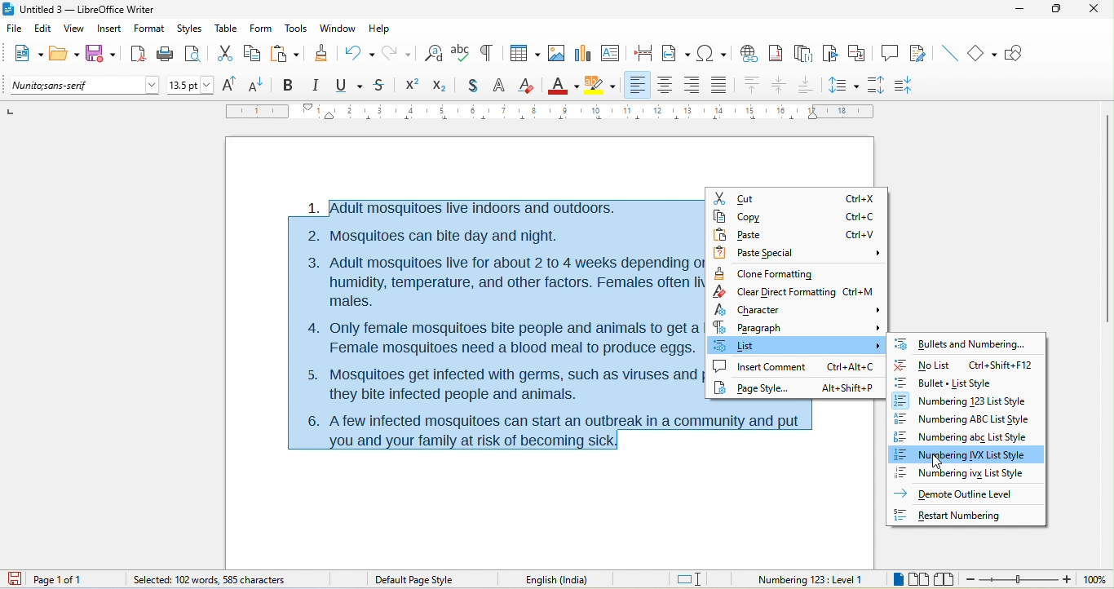 This screenshot has width=1114, height=589. I want to click on align center, so click(780, 86).